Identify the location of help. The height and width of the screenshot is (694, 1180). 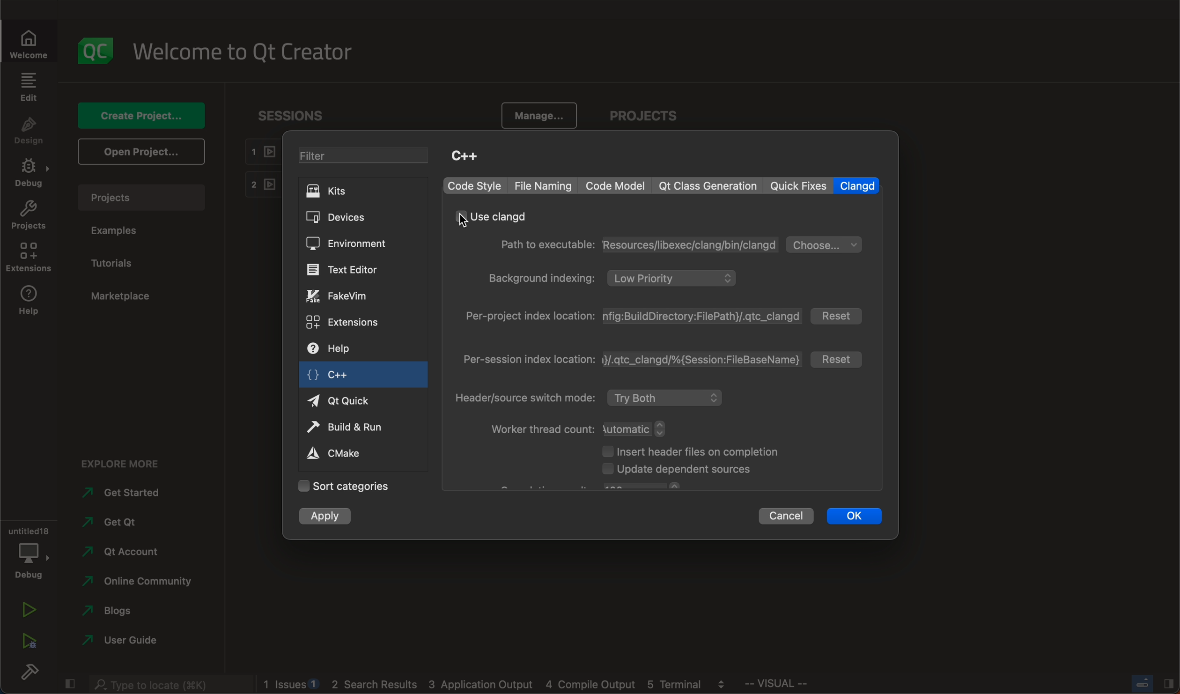
(341, 347).